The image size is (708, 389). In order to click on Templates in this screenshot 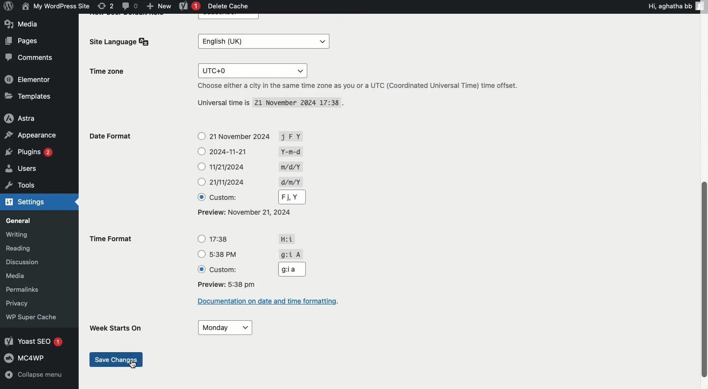, I will do `click(27, 97)`.